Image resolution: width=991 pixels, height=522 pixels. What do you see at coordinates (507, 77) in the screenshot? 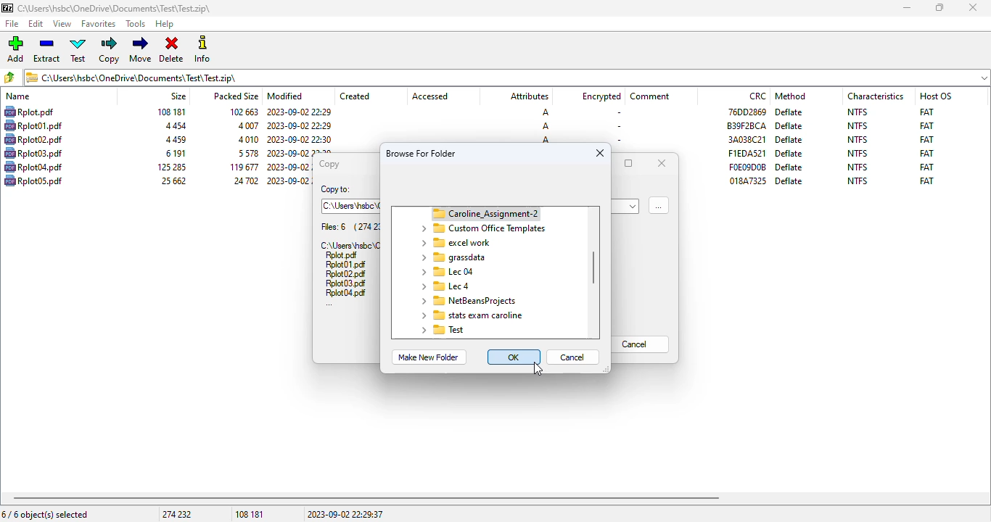
I see `.zip archive` at bounding box center [507, 77].